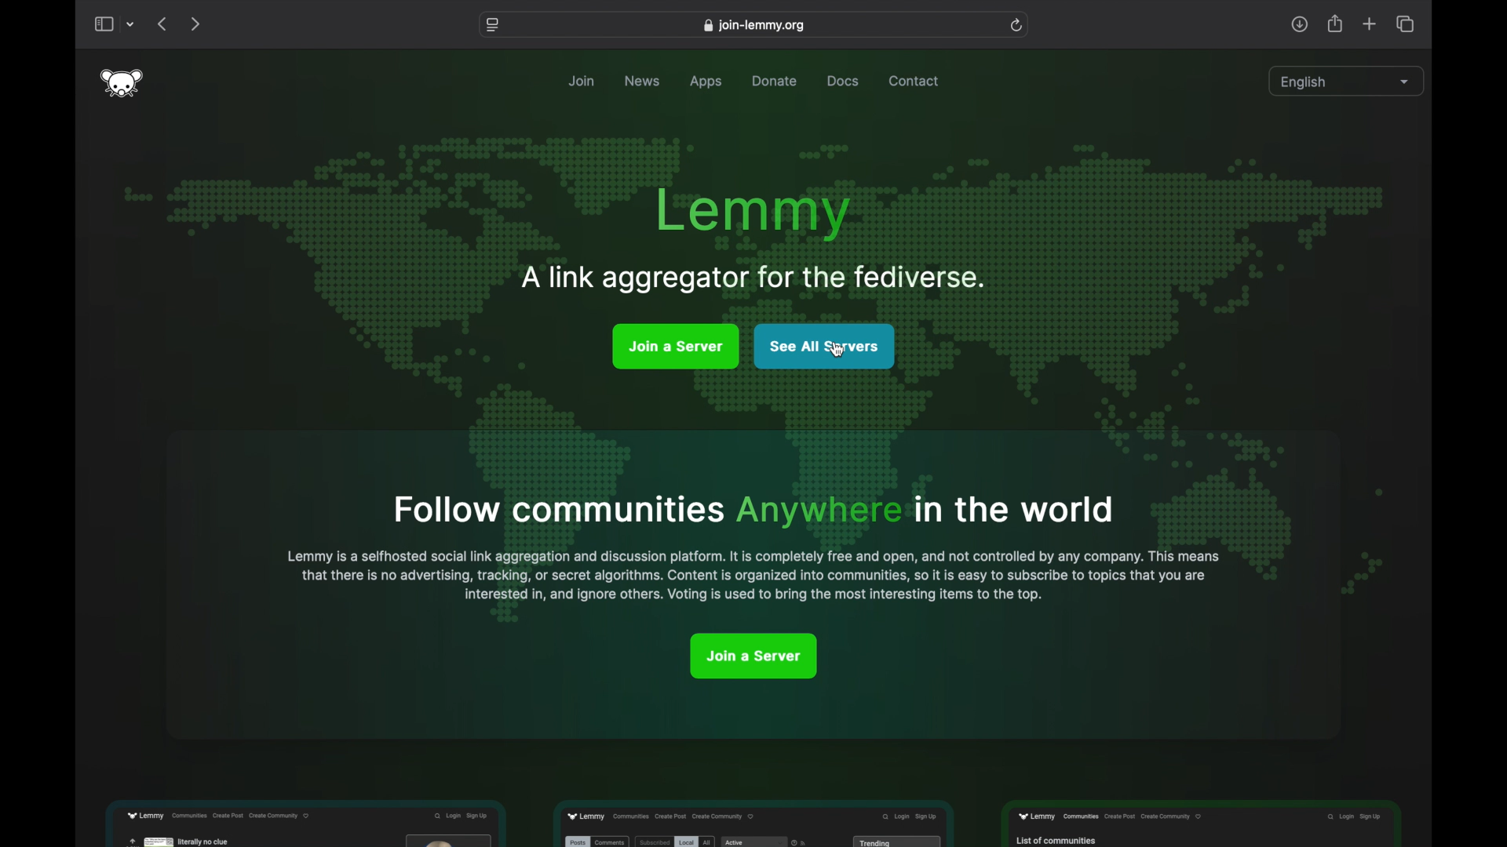 The image size is (1507, 847). I want to click on previous page, so click(162, 24).